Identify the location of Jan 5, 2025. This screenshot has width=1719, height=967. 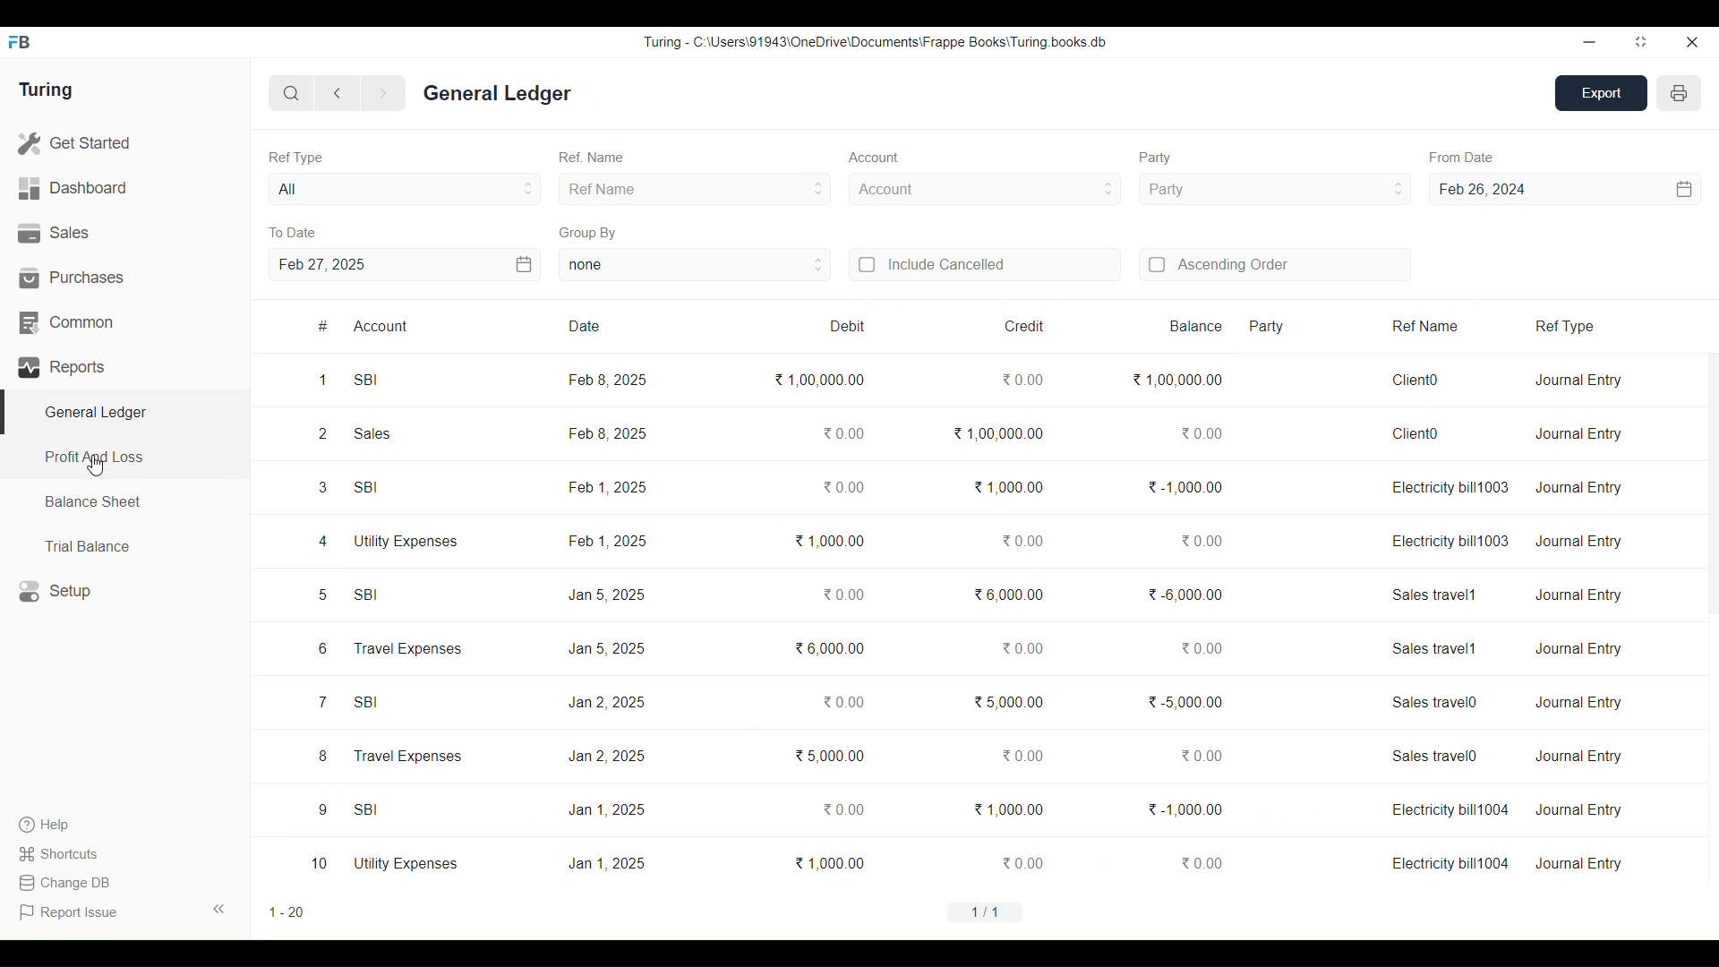
(605, 595).